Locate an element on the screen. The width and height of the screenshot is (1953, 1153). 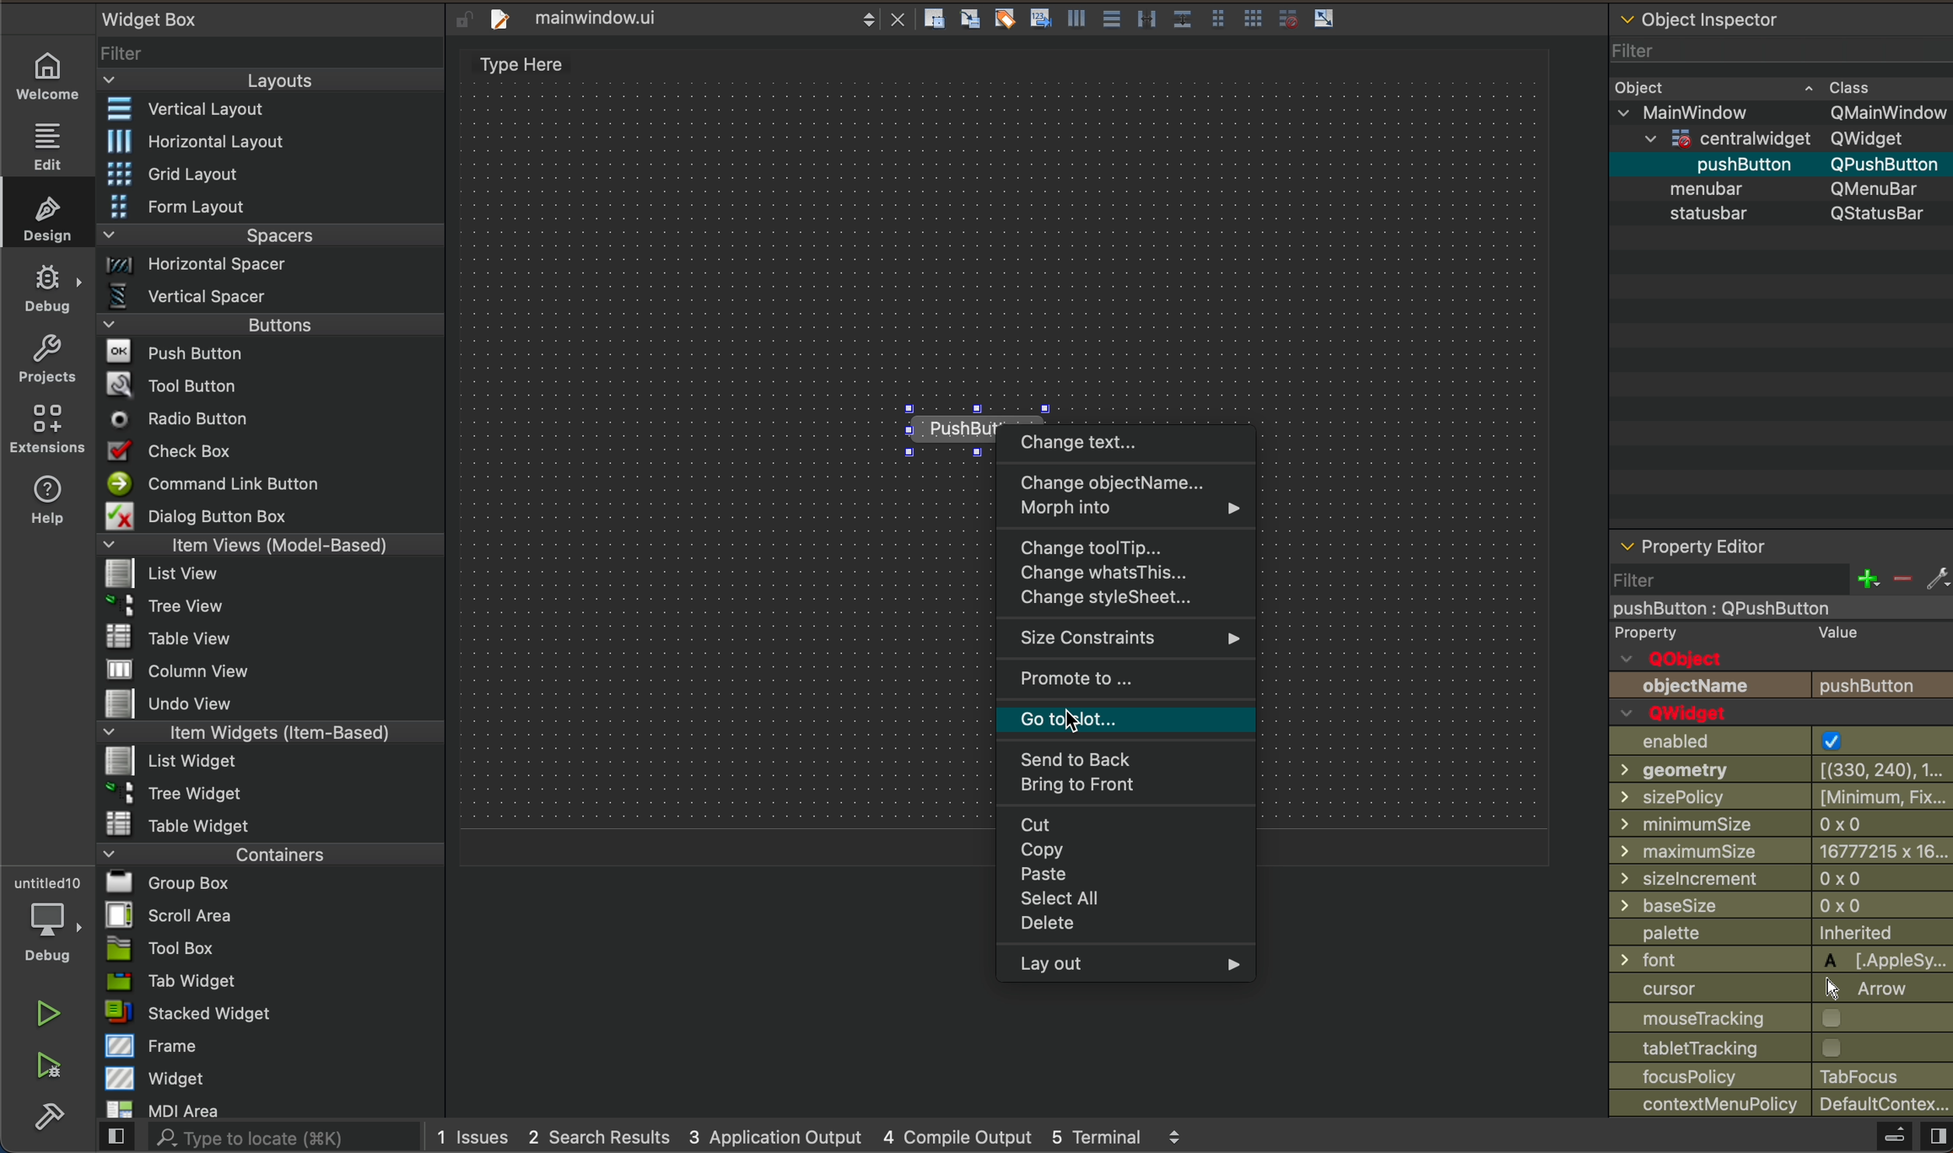
copy is located at coordinates (1134, 852).